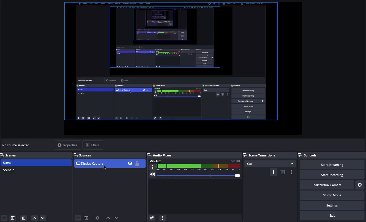  Describe the element at coordinates (93, 145) in the screenshot. I see `Filters` at that location.